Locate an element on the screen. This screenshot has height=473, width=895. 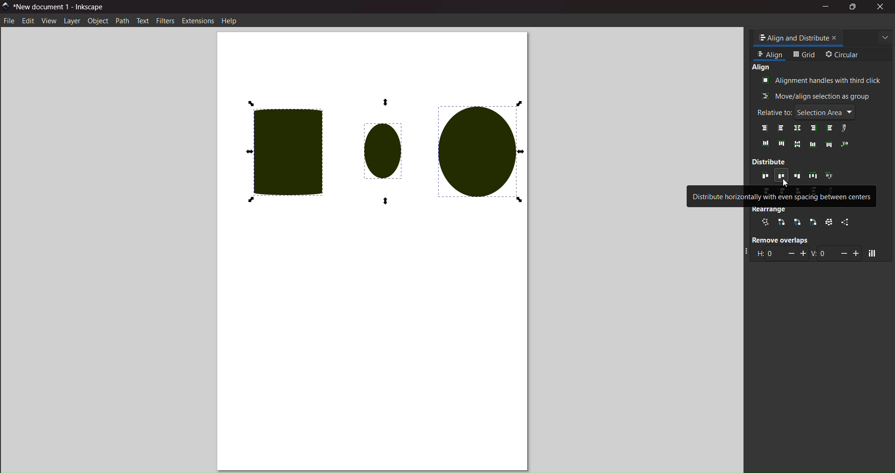
maximize is located at coordinates (852, 7).